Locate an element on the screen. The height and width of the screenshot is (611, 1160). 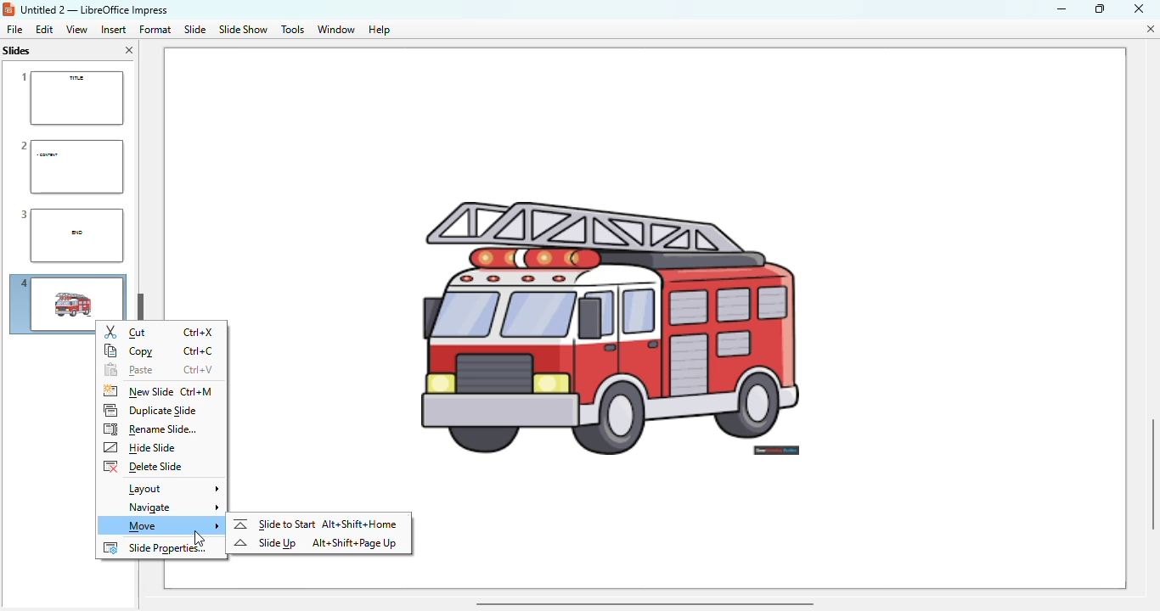
rename slide is located at coordinates (150, 429).